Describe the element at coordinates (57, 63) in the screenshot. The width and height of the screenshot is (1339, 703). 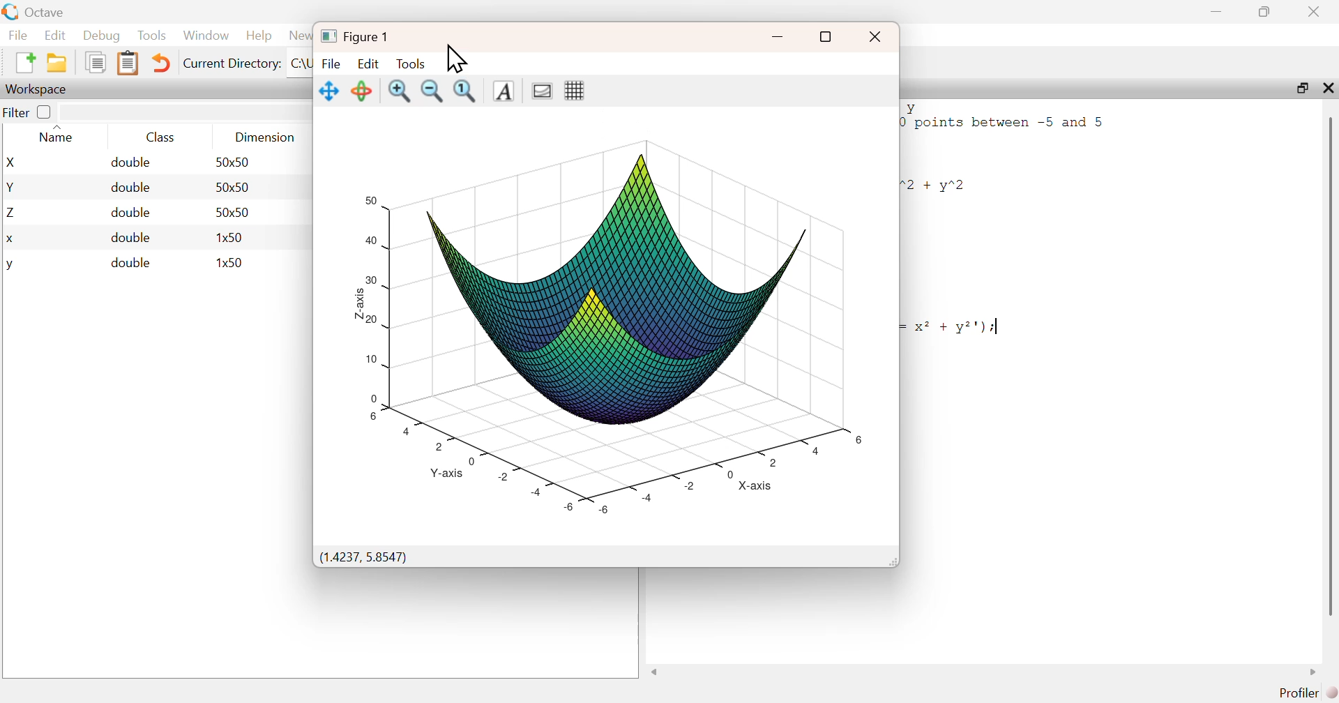
I see `New Folder` at that location.